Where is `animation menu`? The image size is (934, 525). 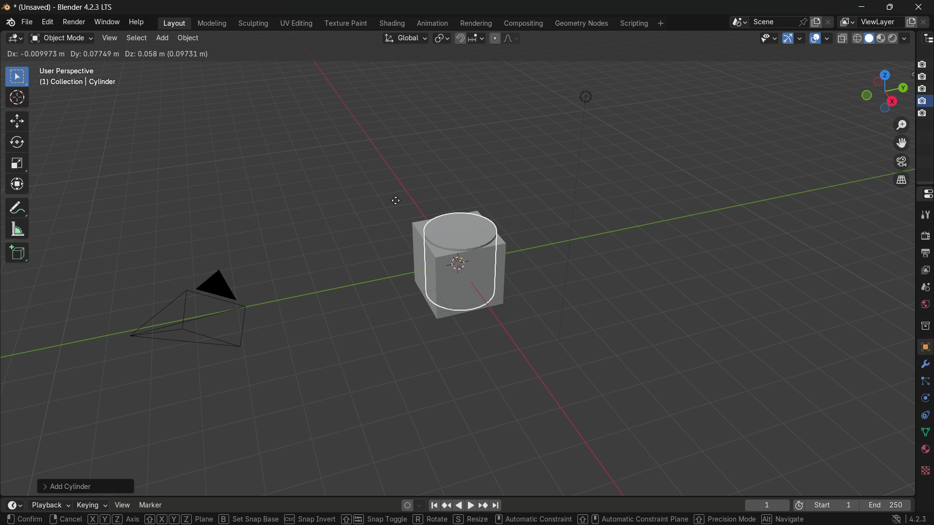
animation menu is located at coordinates (433, 24).